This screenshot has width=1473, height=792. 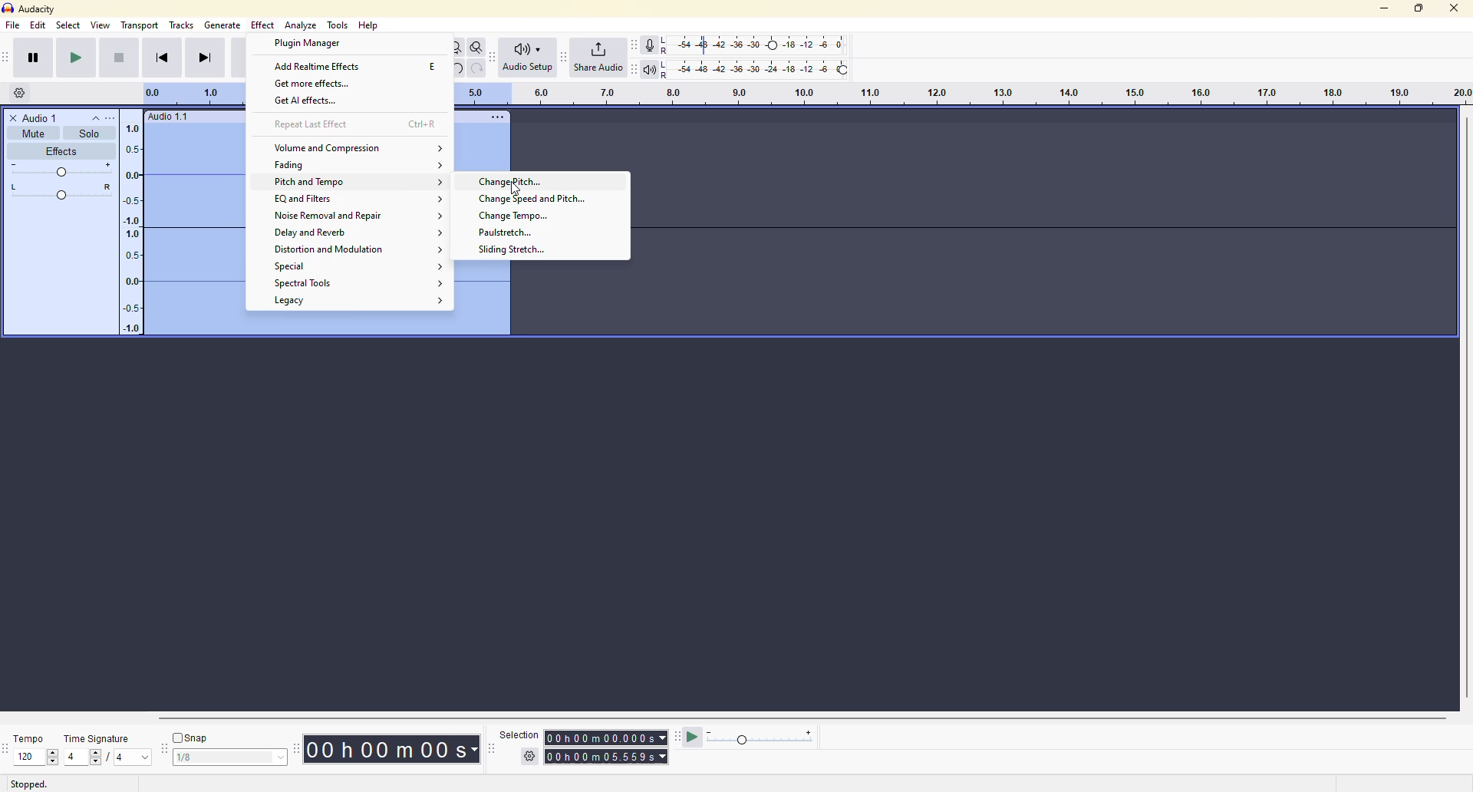 I want to click on legacy, so click(x=292, y=302).